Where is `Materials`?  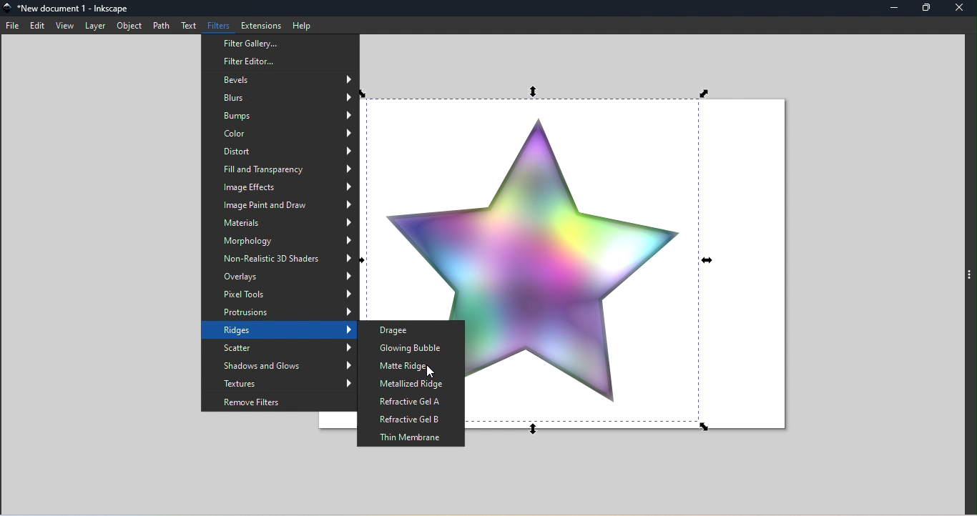
Materials is located at coordinates (278, 222).